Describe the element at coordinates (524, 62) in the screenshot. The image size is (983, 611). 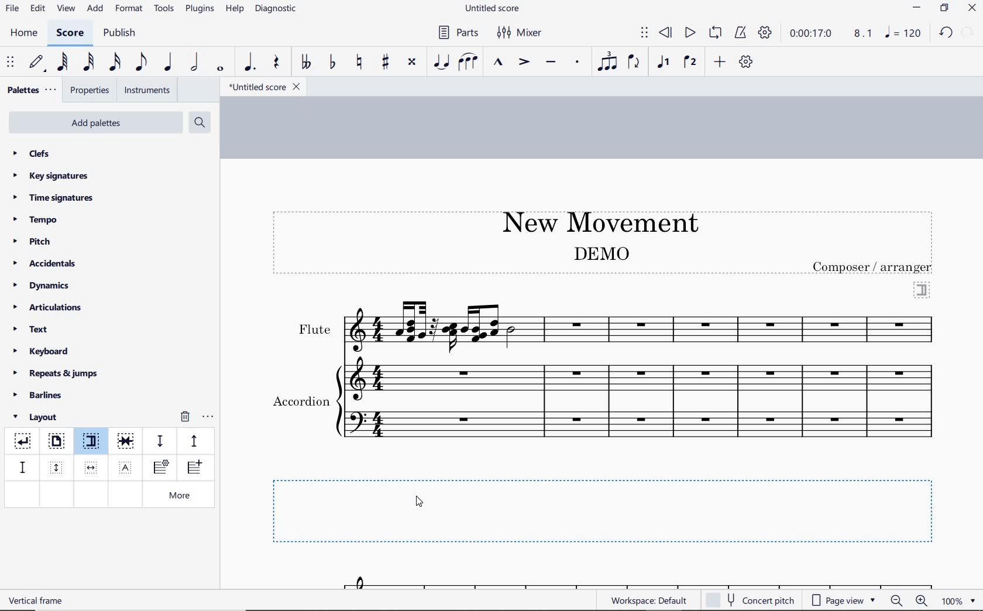
I see `accent` at that location.